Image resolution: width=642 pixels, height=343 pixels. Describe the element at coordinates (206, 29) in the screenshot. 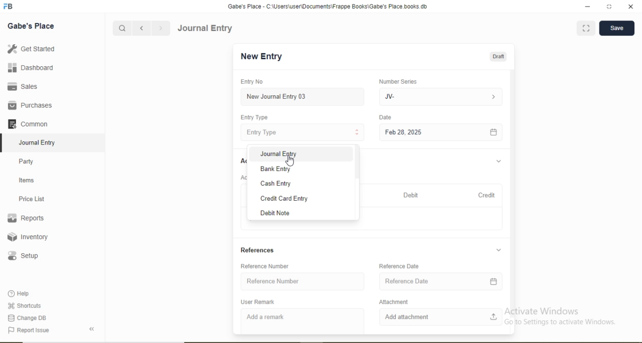

I see `Journal Entry` at that location.